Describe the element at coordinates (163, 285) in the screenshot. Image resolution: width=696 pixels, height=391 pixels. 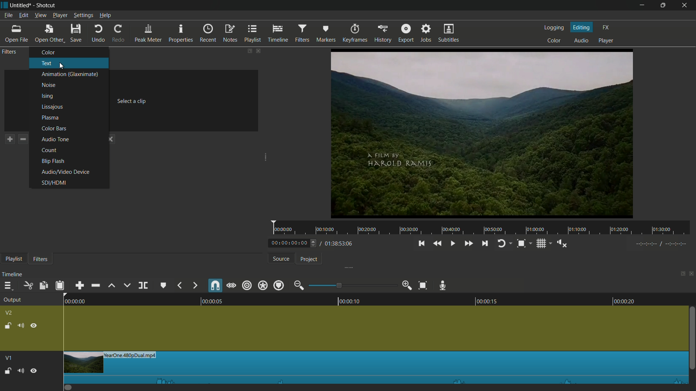
I see `create or edit marker` at that location.